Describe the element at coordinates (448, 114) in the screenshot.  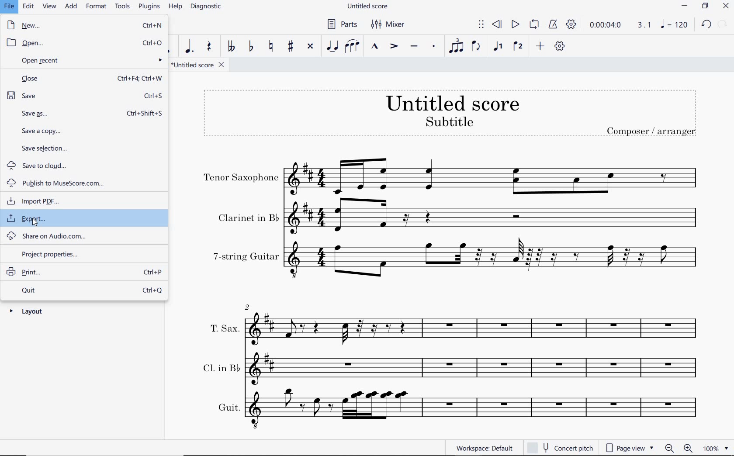
I see `TITLE` at that location.